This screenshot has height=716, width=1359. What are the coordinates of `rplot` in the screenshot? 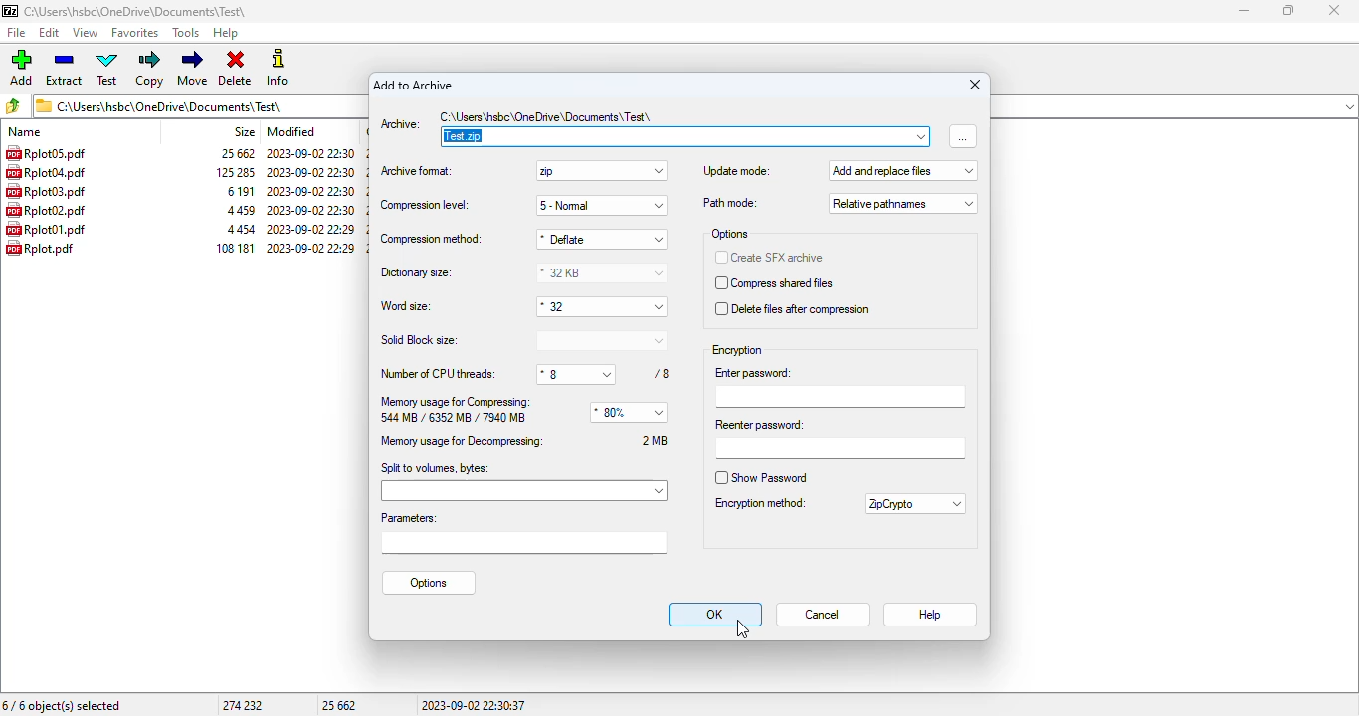 It's located at (41, 248).